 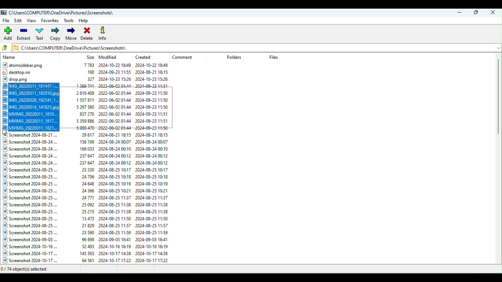 What do you see at coordinates (9, 34) in the screenshot?
I see `Add` at bounding box center [9, 34].